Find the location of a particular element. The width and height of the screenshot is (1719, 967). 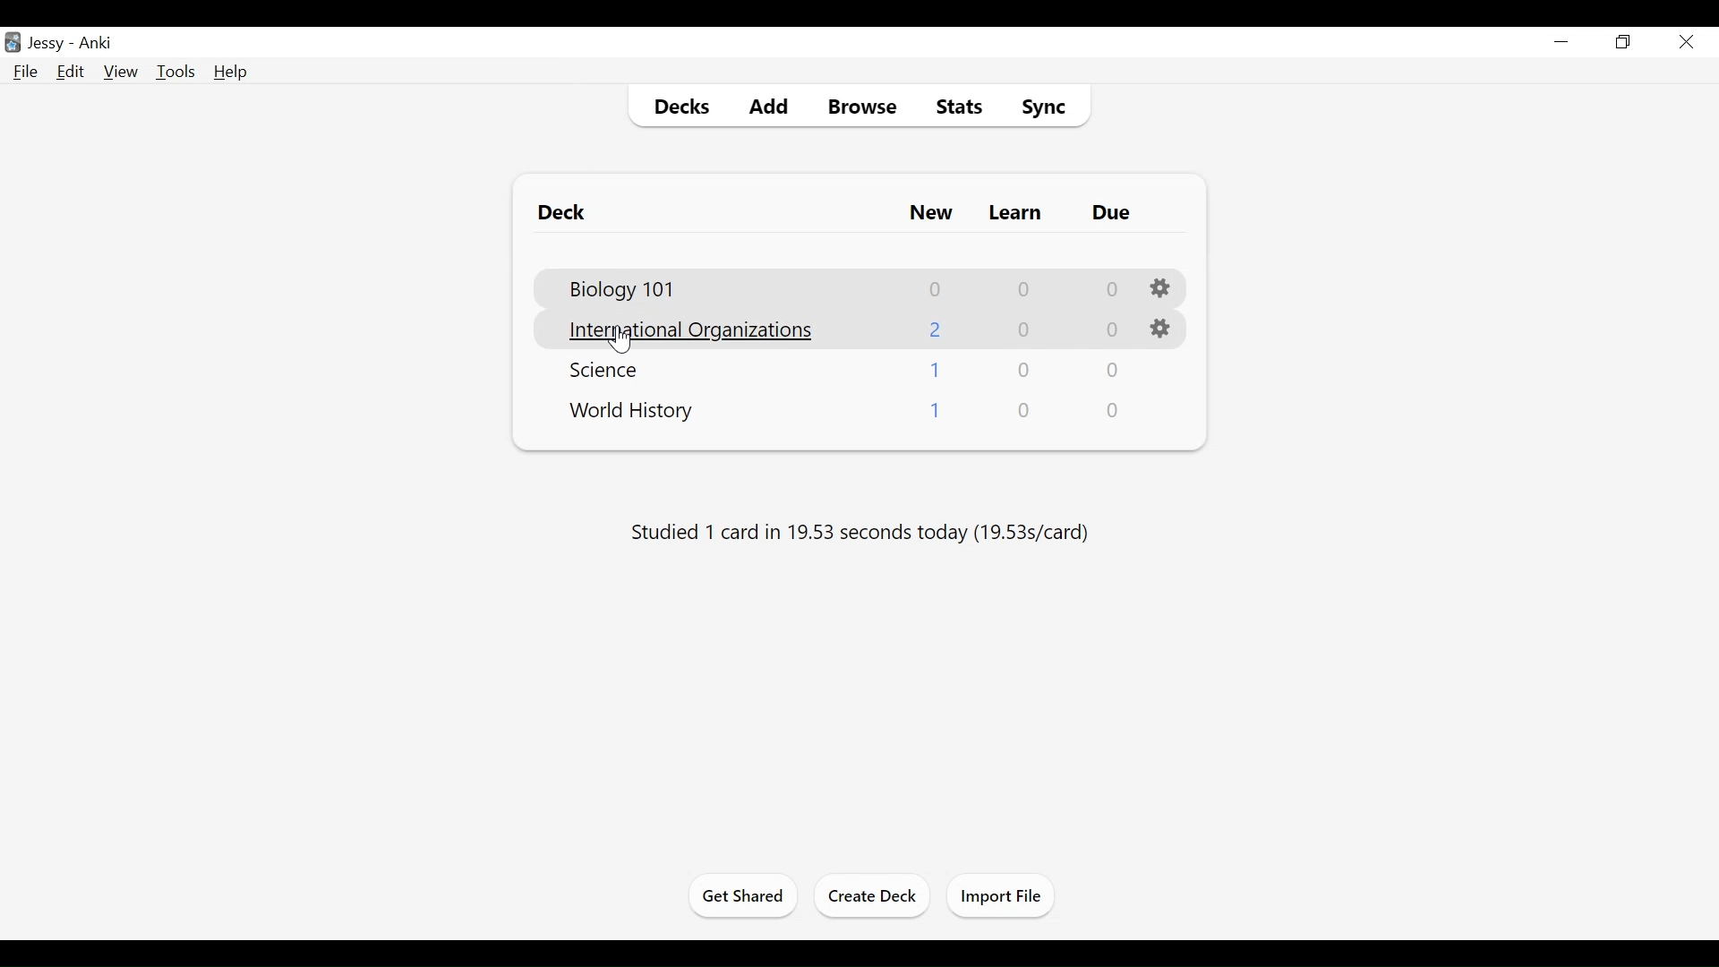

User Nmae is located at coordinates (50, 45).